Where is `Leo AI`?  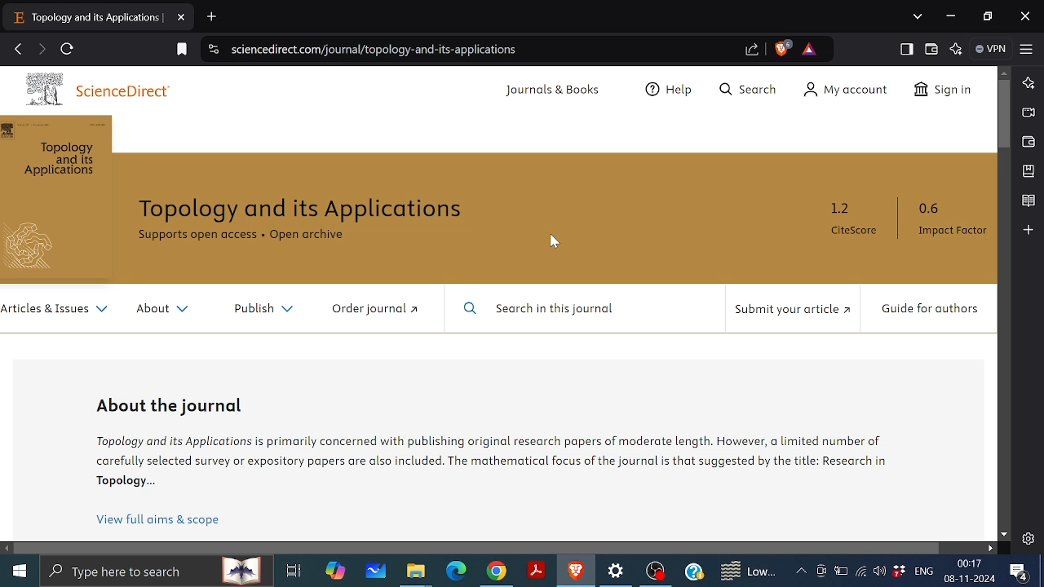
Leo AI is located at coordinates (956, 49).